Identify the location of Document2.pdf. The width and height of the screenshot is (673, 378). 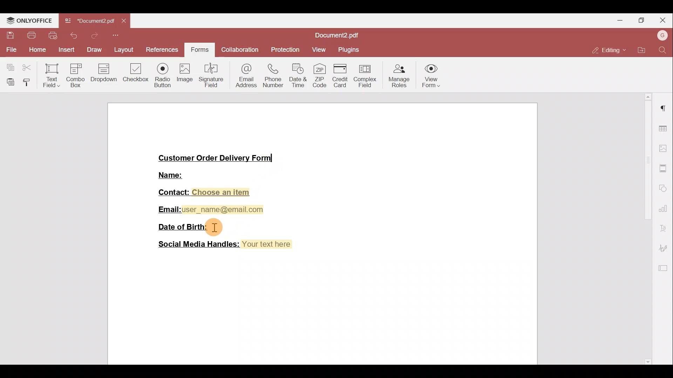
(333, 35).